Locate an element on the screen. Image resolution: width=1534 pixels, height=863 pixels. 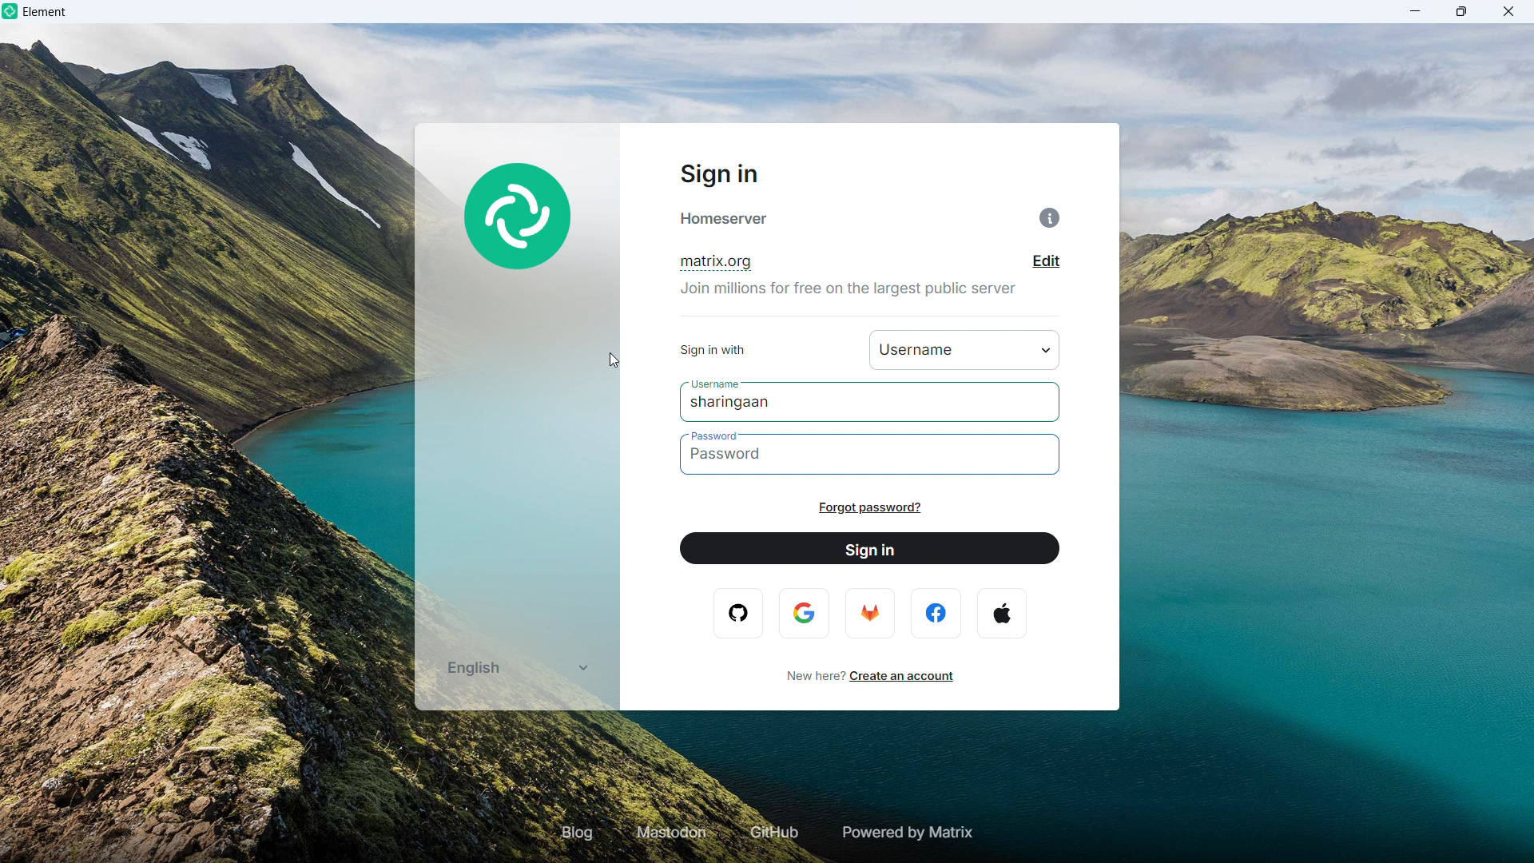
element is located at coordinates (46, 14).